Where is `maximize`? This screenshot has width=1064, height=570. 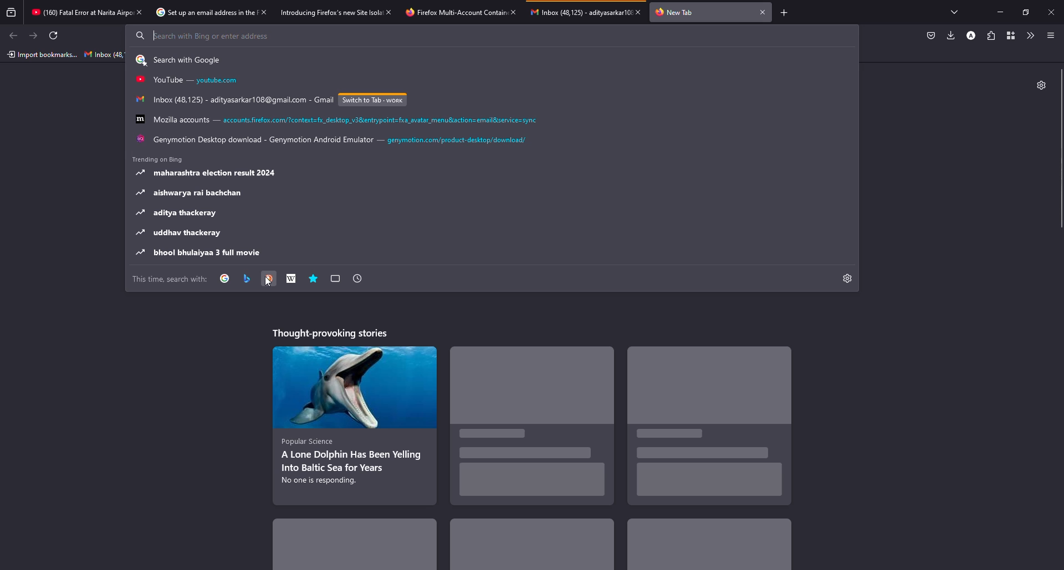 maximize is located at coordinates (1024, 12).